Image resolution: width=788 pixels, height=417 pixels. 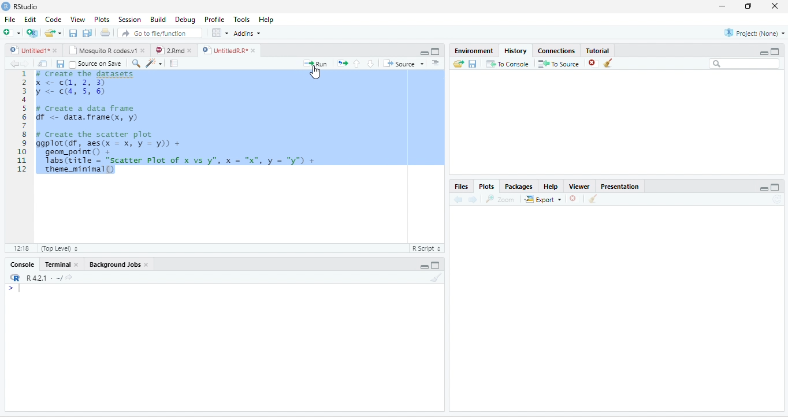 I want to click on Addins, so click(x=246, y=33).